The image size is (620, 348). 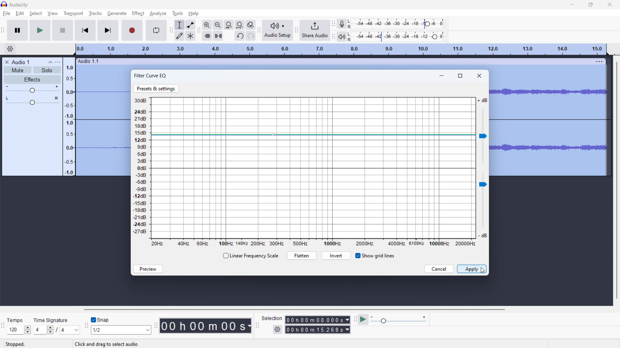 I want to click on presets & settings, so click(x=156, y=89).